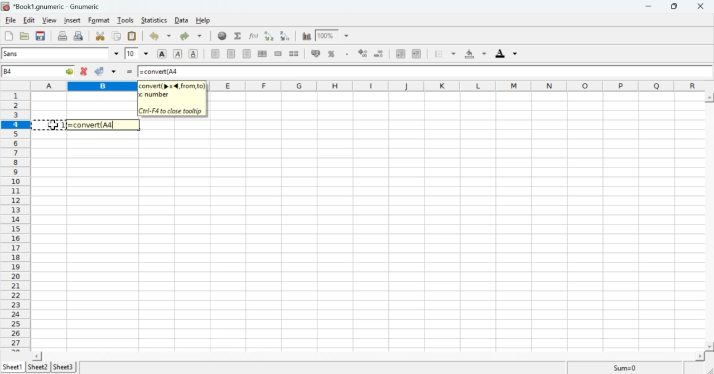 The width and height of the screenshot is (714, 374). I want to click on Underline, so click(195, 54).